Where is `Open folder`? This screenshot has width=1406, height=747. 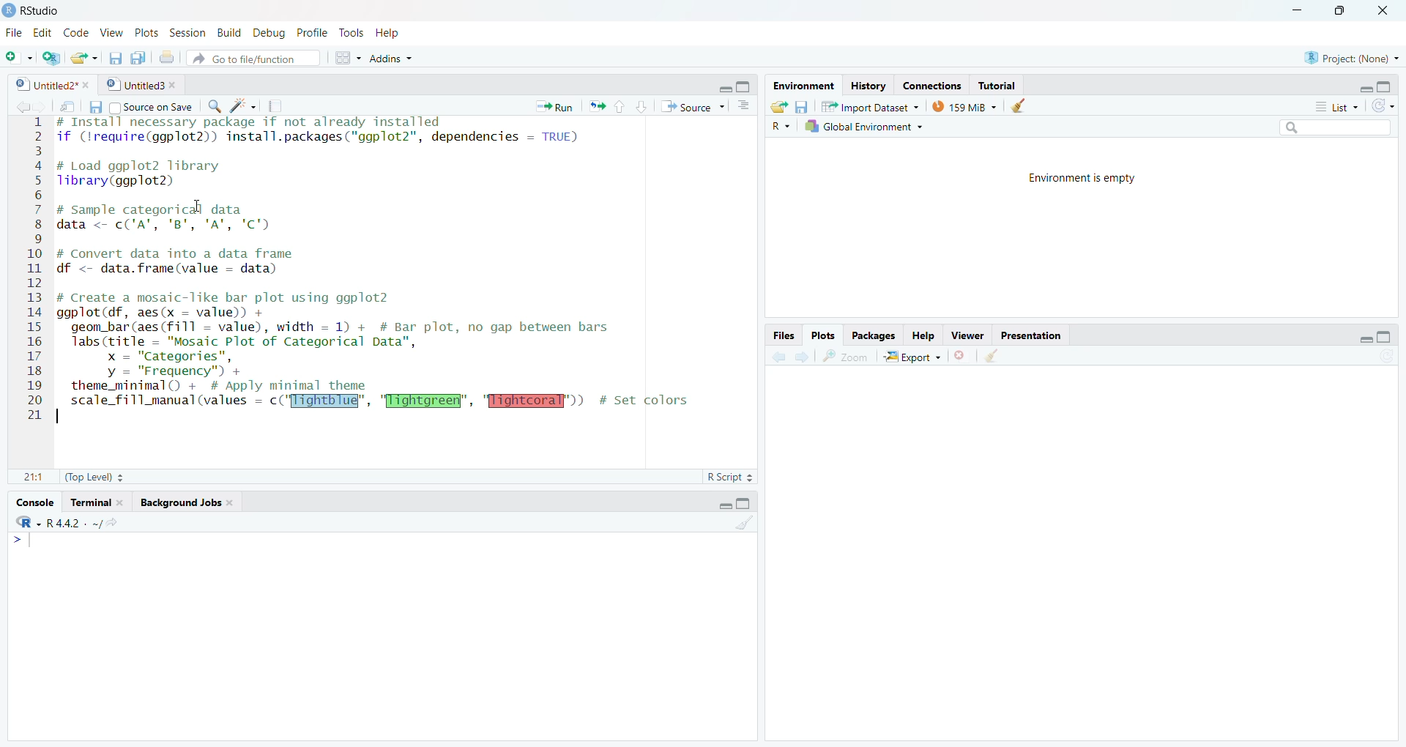 Open folder is located at coordinates (781, 107).